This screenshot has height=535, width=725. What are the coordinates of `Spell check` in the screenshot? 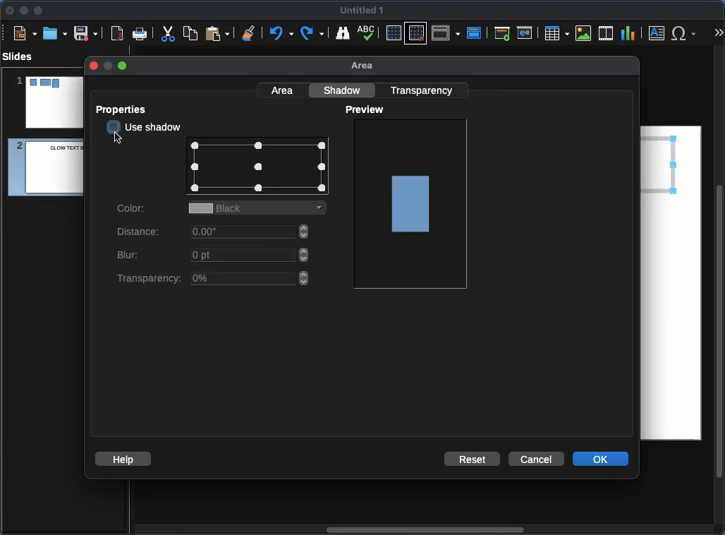 It's located at (367, 34).